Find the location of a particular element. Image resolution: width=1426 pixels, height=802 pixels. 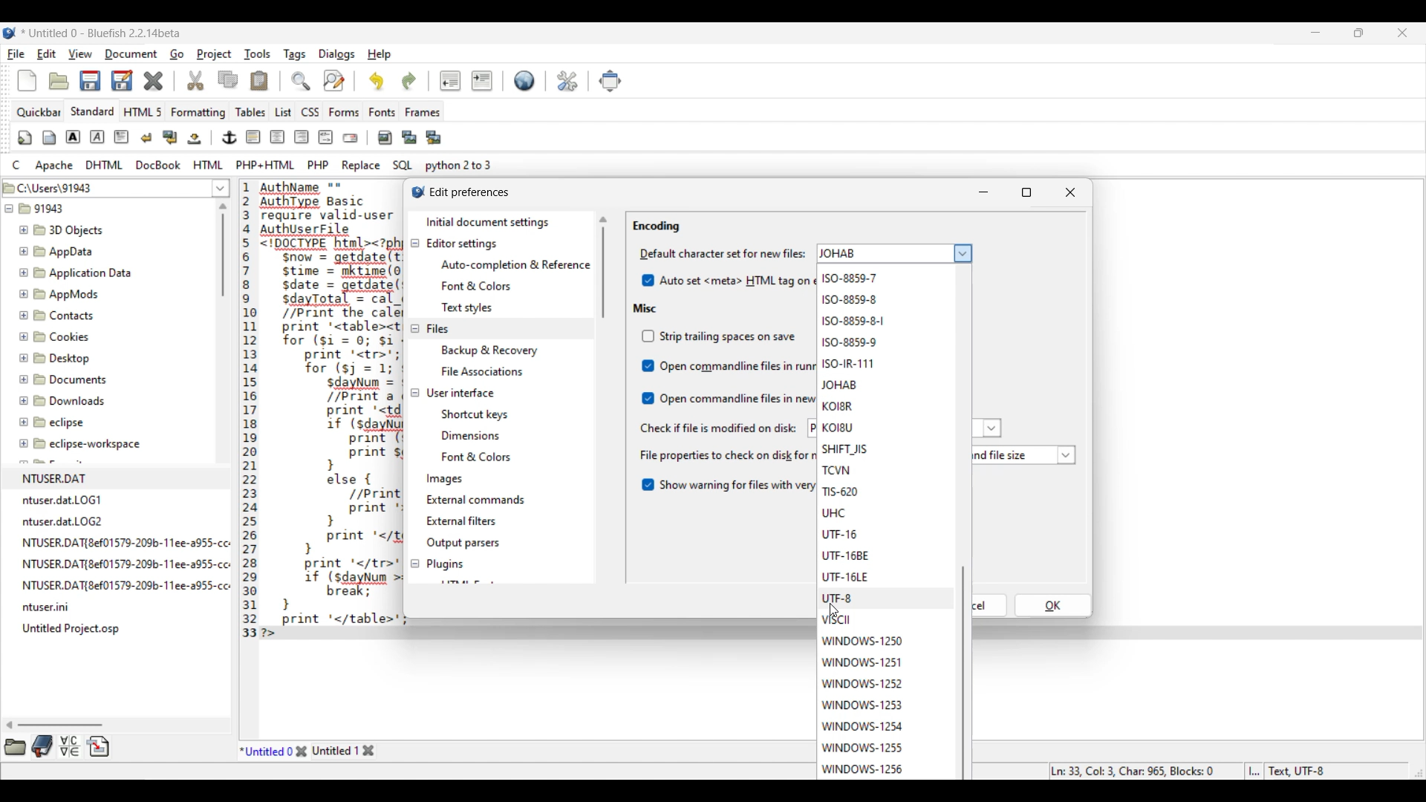

List of folder location is located at coordinates (221, 188).